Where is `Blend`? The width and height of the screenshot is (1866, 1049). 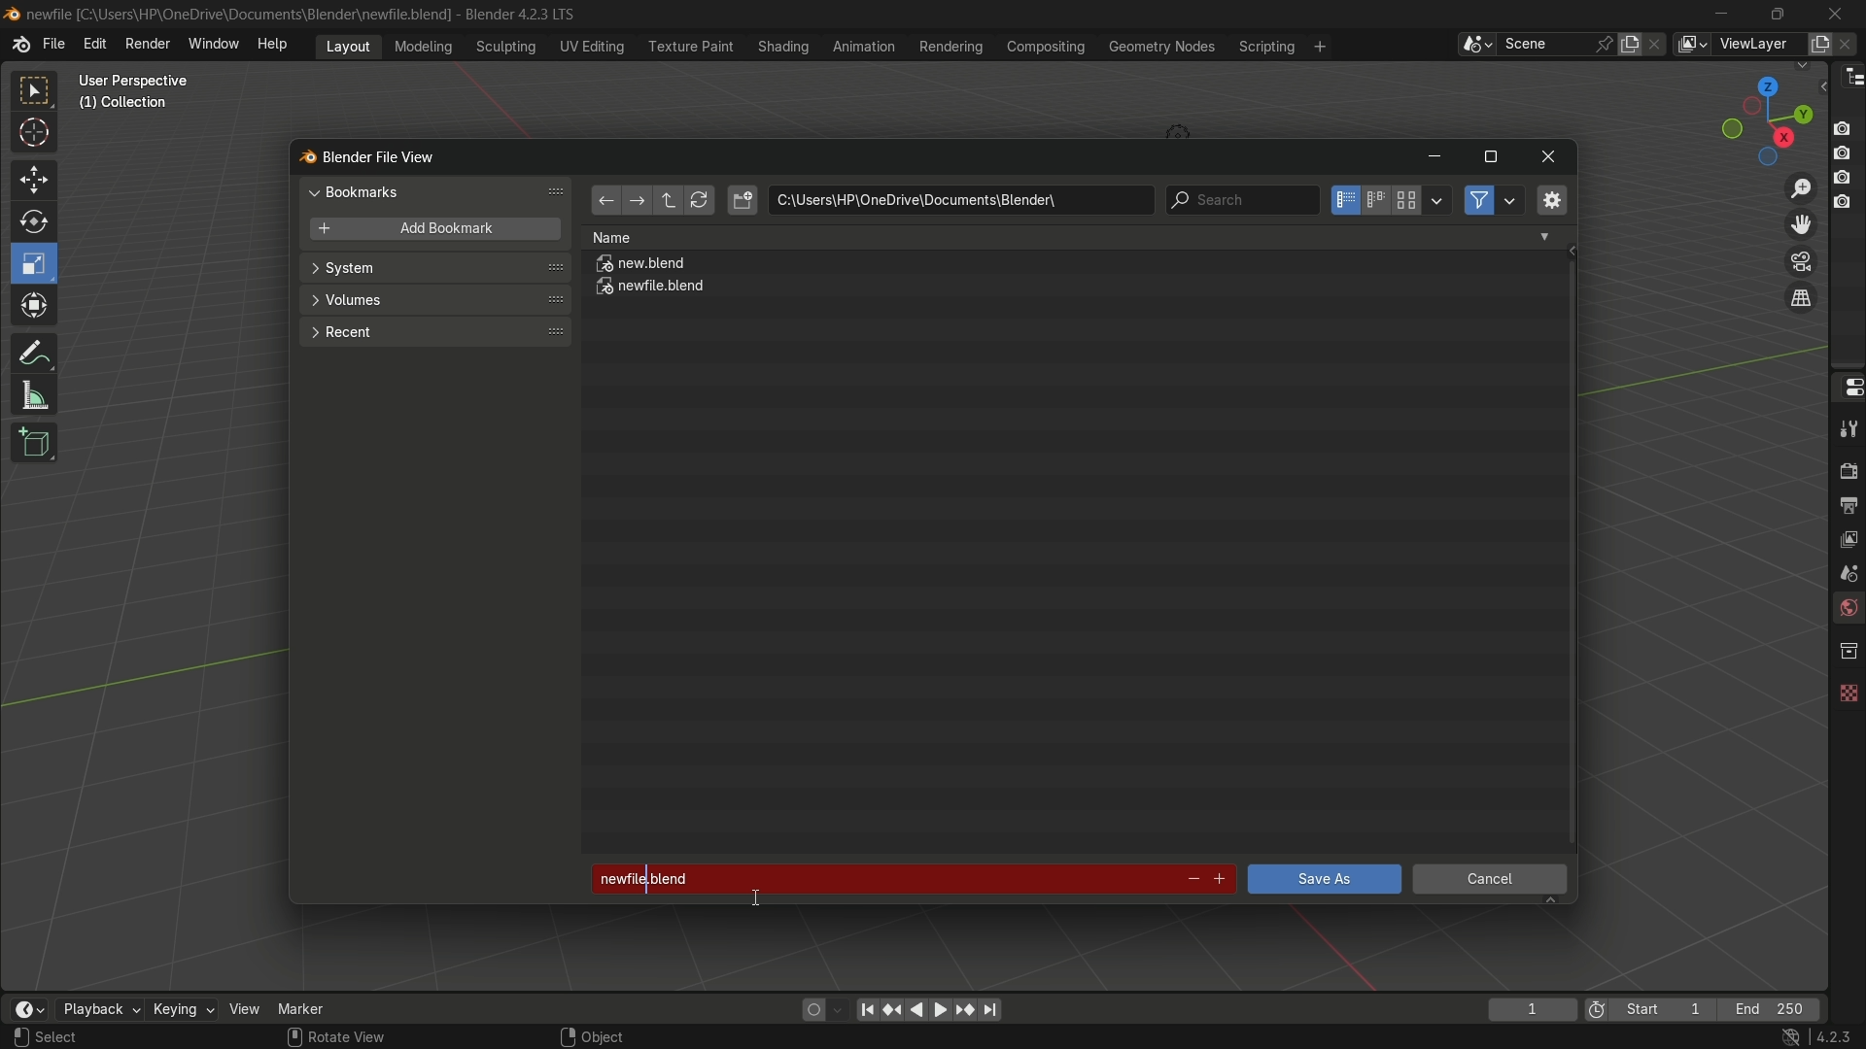 Blend is located at coordinates (12, 13).